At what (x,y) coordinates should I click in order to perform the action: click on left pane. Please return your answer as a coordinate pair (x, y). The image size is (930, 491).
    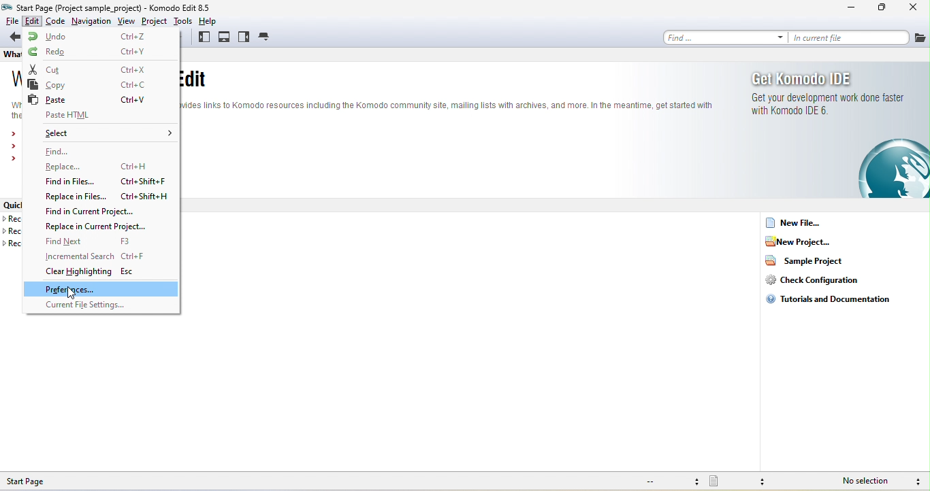
    Looking at the image, I should click on (203, 38).